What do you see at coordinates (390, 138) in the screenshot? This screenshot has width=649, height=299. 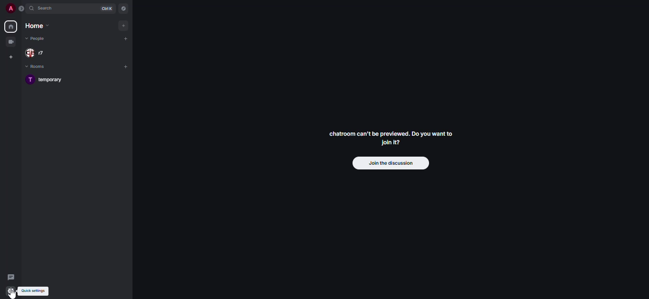 I see `chatroom can't be previewed. Join it?` at bounding box center [390, 138].